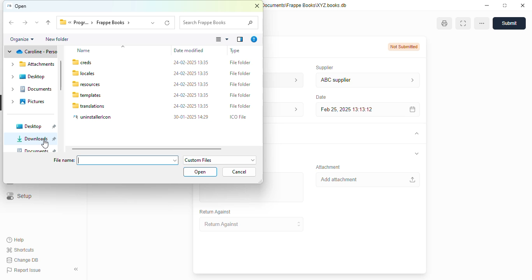 This screenshot has width=532, height=280. What do you see at coordinates (191, 95) in the screenshot?
I see `24-02-2025 13:35` at bounding box center [191, 95].